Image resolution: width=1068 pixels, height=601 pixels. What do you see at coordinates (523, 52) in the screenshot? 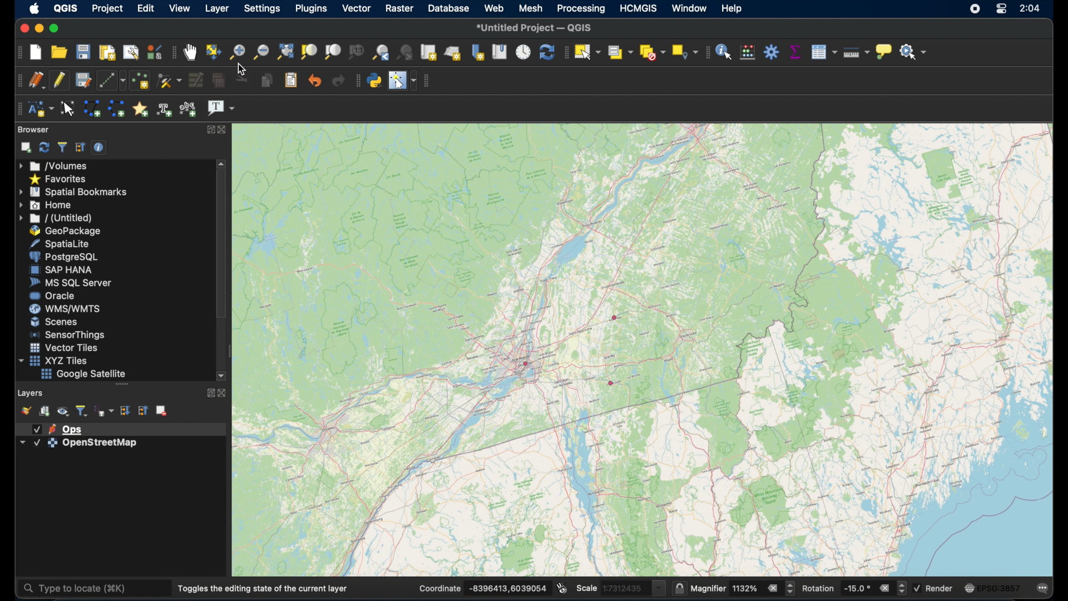
I see `temporal control panel` at bounding box center [523, 52].